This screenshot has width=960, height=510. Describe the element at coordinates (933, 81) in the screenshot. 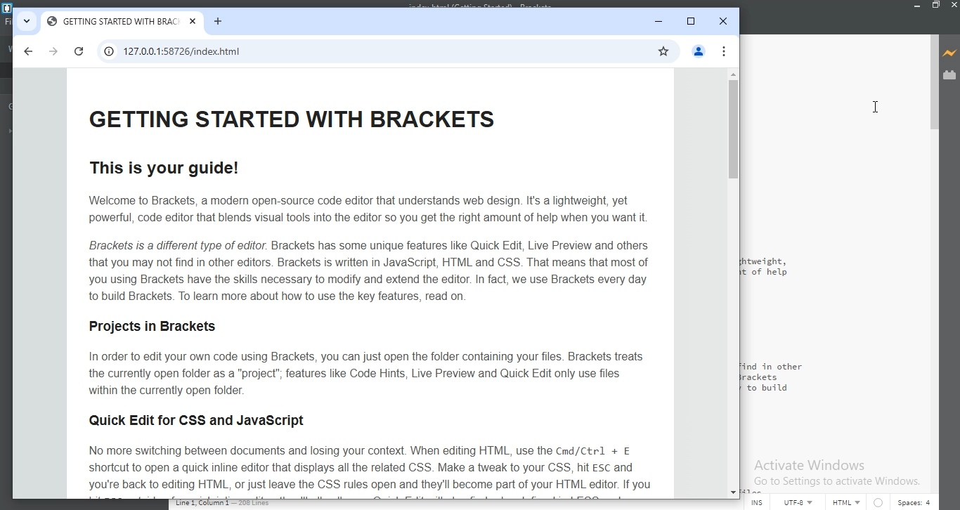

I see `scroll bar` at that location.